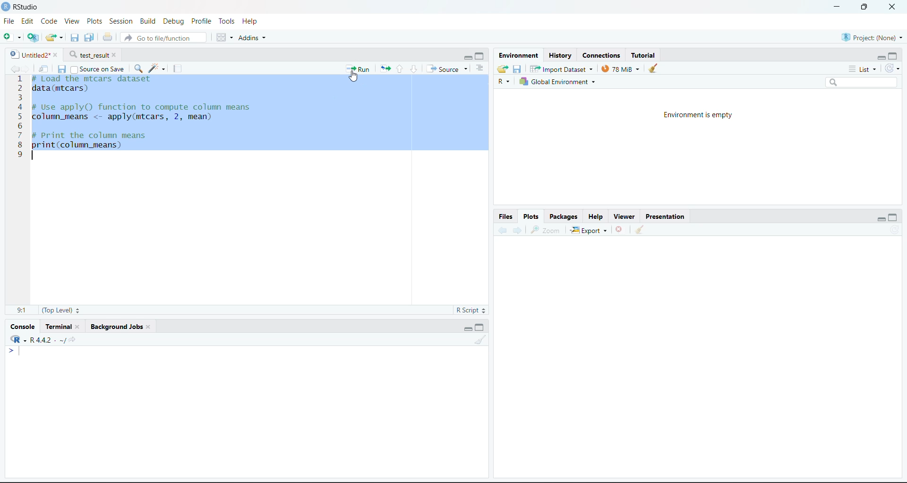 This screenshot has height=483, width=907. Describe the element at coordinates (502, 81) in the screenshot. I see `R` at that location.